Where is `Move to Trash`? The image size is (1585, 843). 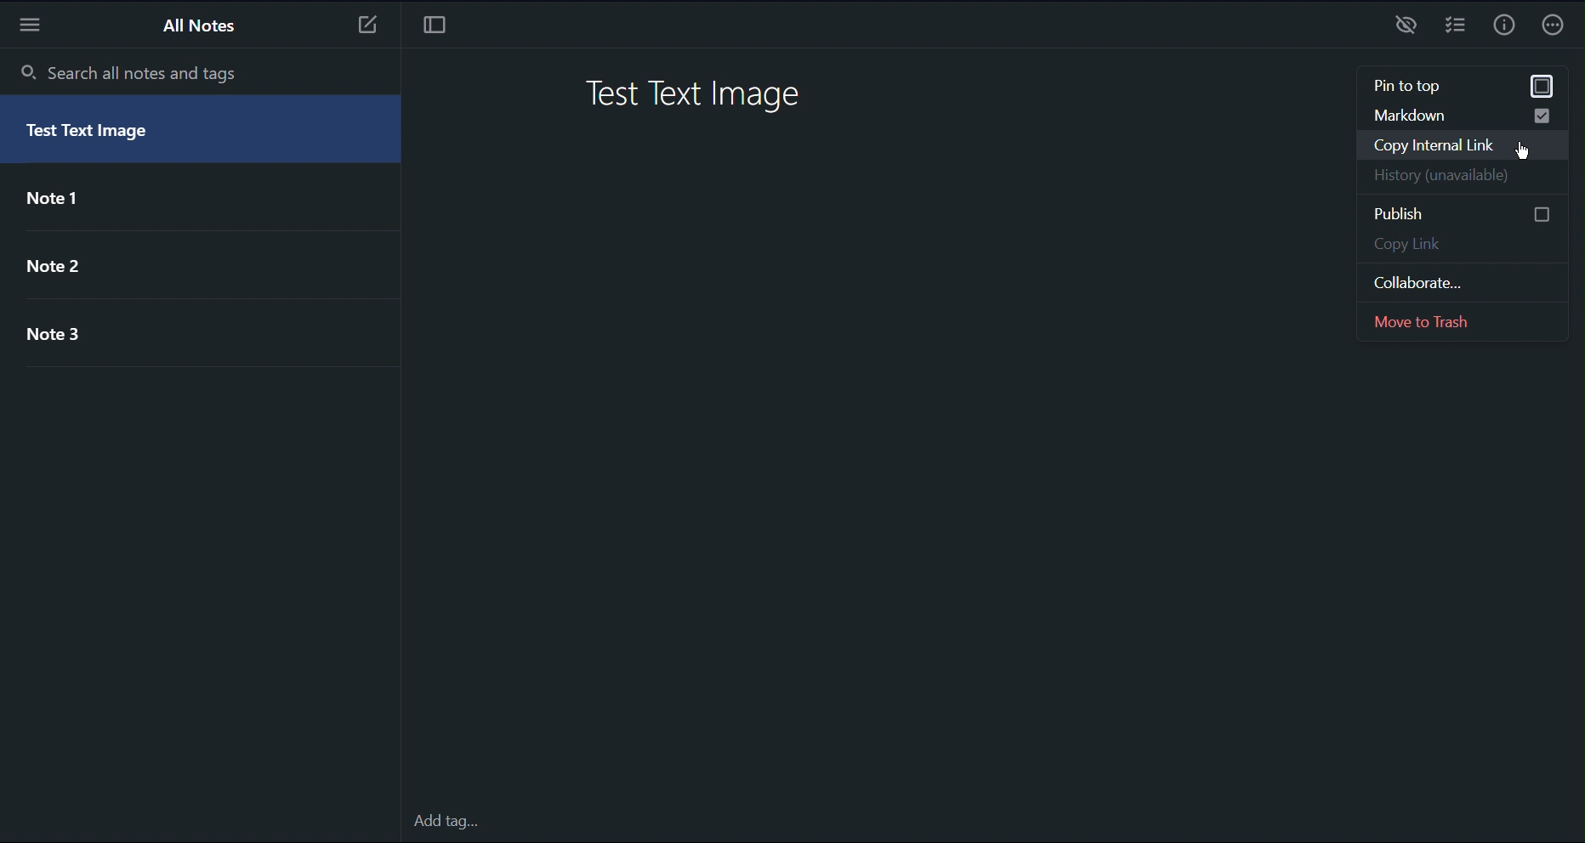
Move to Trash is located at coordinates (1461, 324).